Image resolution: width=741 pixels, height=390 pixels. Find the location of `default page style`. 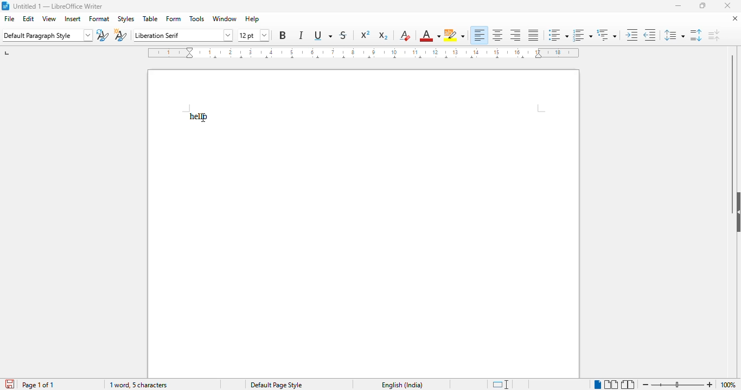

default page style is located at coordinates (277, 385).